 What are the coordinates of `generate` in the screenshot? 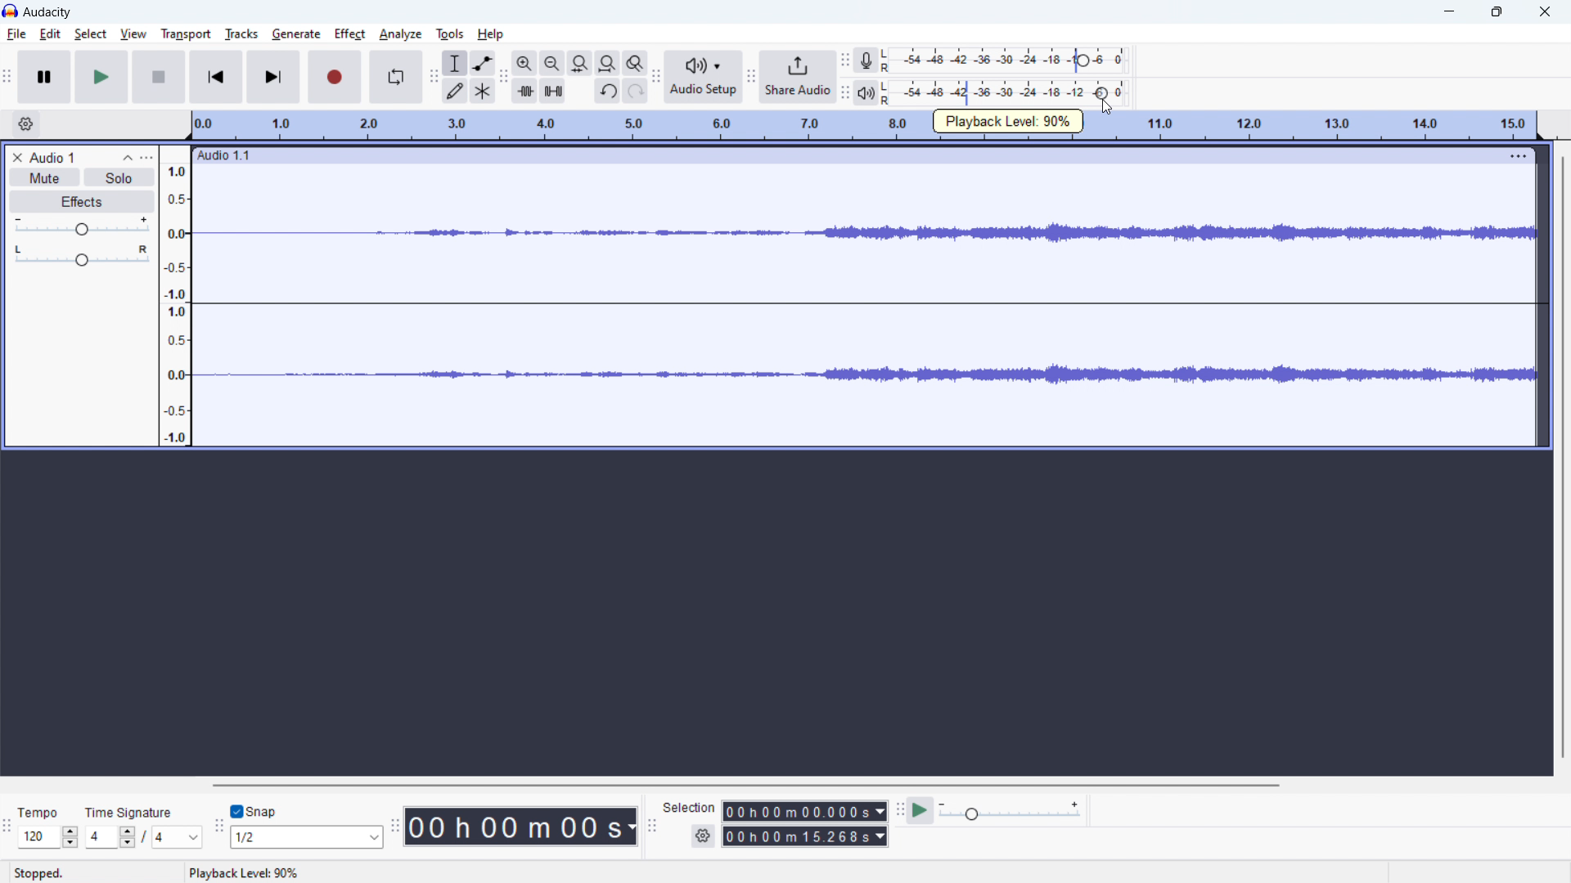 It's located at (296, 34).